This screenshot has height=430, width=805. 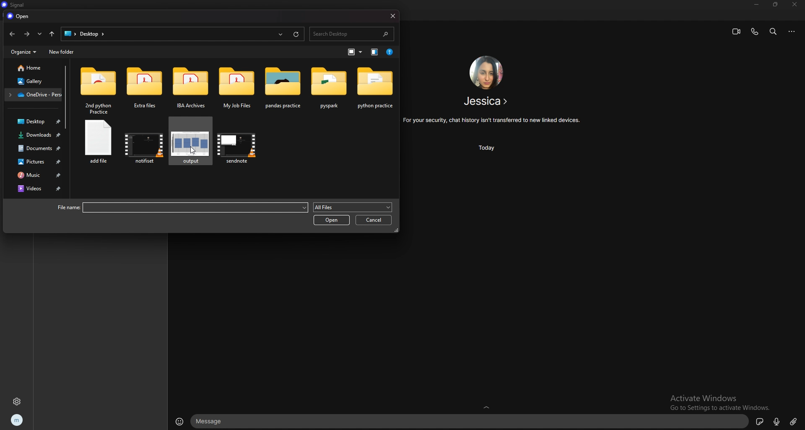 What do you see at coordinates (281, 34) in the screenshot?
I see `recents` at bounding box center [281, 34].